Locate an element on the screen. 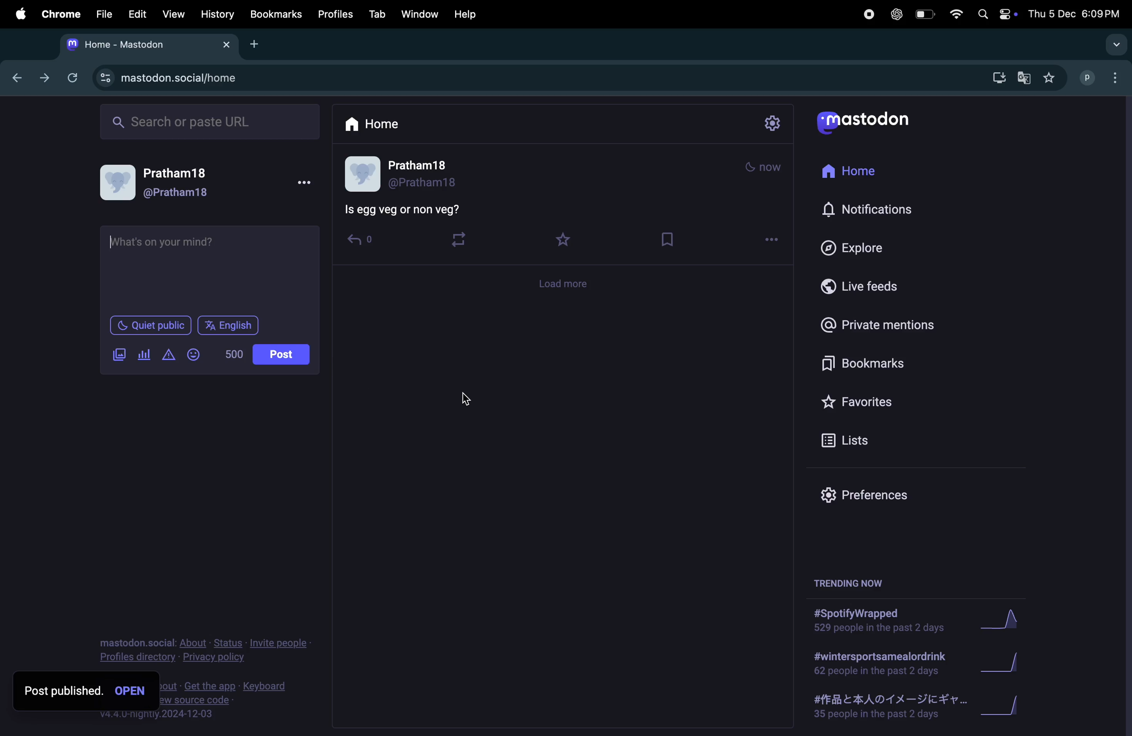 This screenshot has height=736, width=1132. post published open is located at coordinates (86, 691).